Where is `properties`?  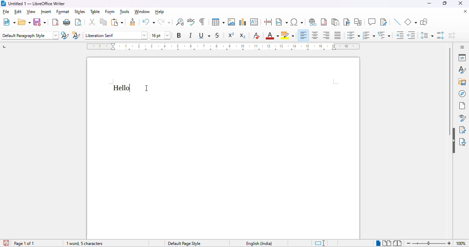
properties is located at coordinates (462, 58).